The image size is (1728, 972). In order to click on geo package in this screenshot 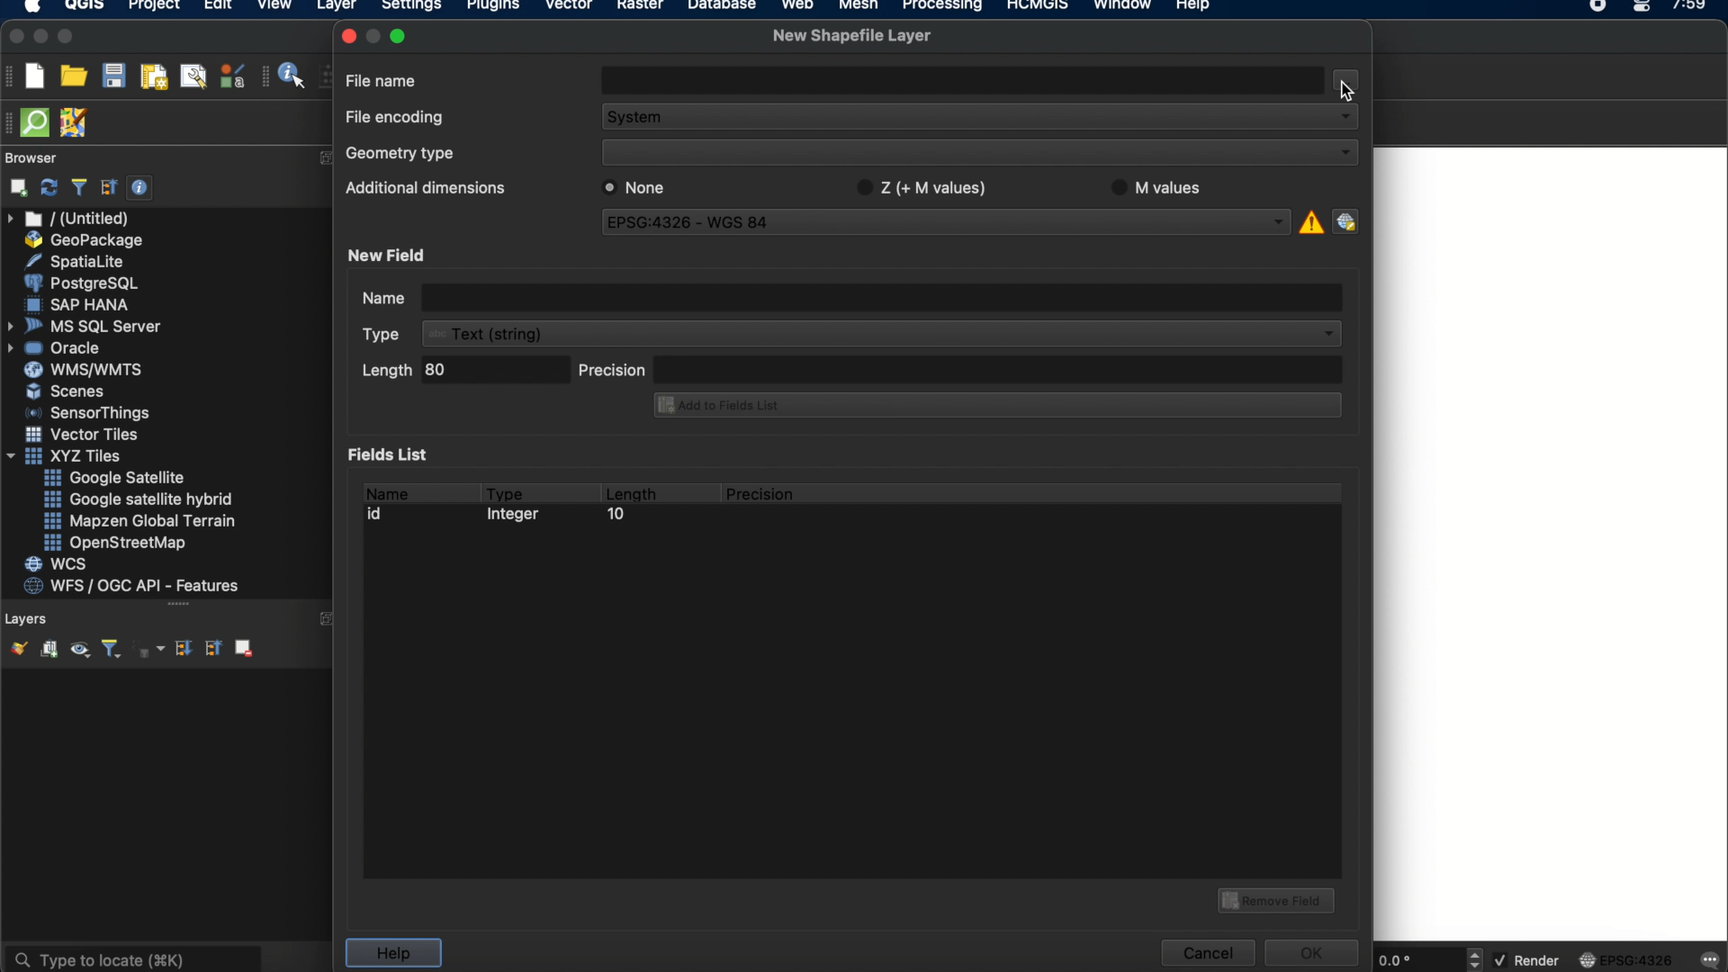, I will do `click(82, 240)`.